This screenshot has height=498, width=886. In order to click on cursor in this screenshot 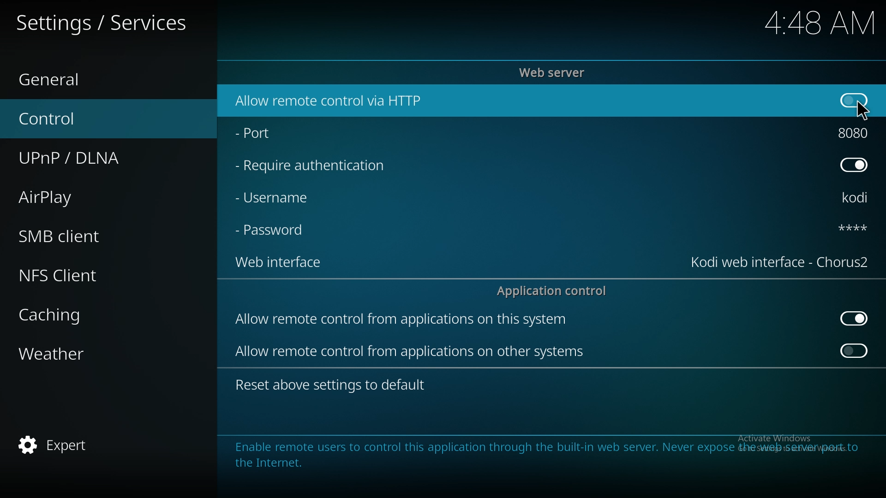, I will do `click(862, 109)`.